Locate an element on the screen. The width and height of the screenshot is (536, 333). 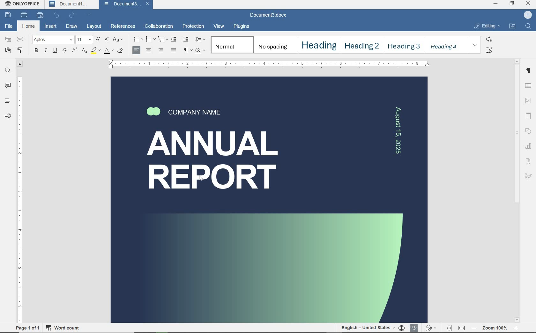
scrollbar is located at coordinates (516, 190).